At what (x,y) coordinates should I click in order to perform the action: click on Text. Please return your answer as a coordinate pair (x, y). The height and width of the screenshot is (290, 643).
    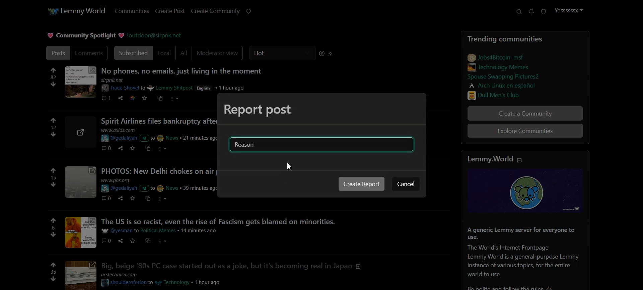
    Looking at the image, I should click on (258, 109).